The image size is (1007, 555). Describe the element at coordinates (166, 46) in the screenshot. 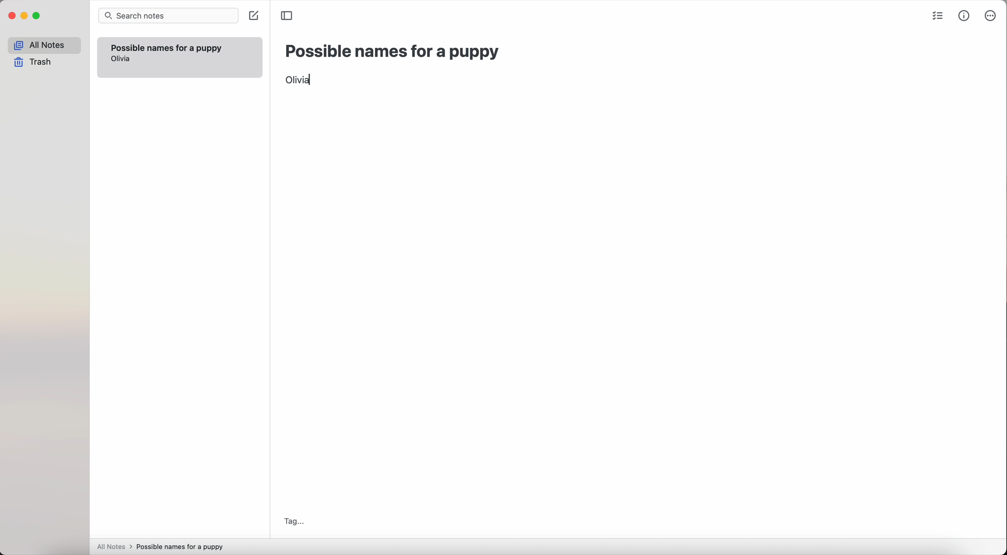

I see `possible names for a puppy note` at that location.